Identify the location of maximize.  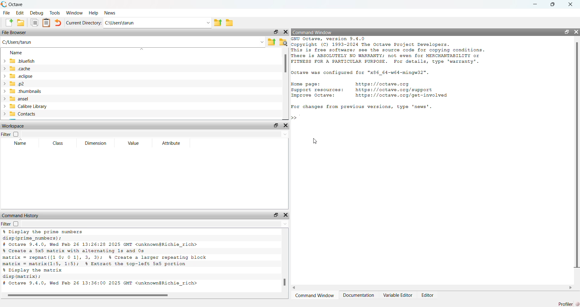
(553, 5).